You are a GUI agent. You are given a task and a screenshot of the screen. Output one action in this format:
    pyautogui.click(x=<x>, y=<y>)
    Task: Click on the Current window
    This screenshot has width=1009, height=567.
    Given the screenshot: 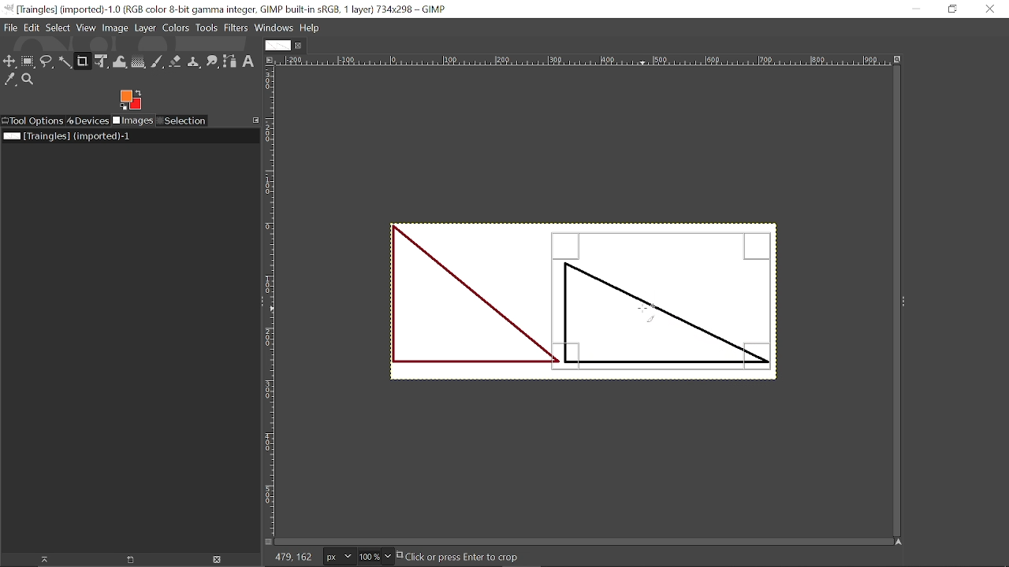 What is the action you would take?
    pyautogui.click(x=229, y=9)
    